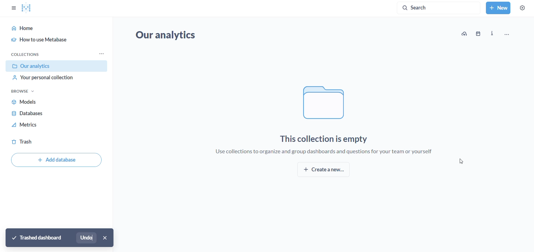 This screenshot has height=252, width=534. What do you see at coordinates (101, 54) in the screenshot?
I see `collection options` at bounding box center [101, 54].